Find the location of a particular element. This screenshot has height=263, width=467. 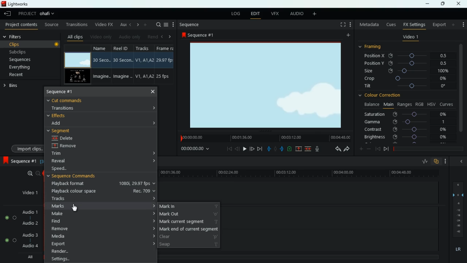

battery is located at coordinates (289, 149).